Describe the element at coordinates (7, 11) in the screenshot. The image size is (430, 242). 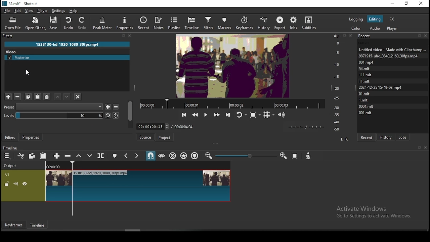
I see `file` at that location.